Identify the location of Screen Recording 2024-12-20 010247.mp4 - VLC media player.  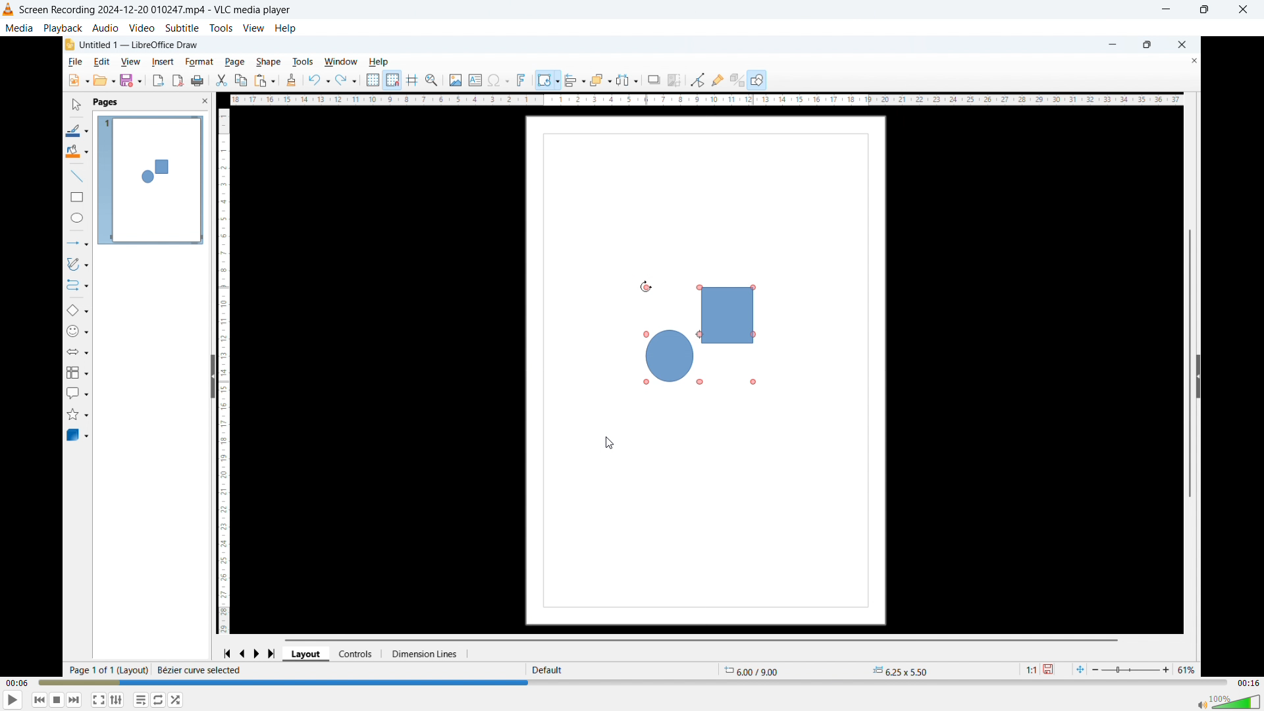
(156, 11).